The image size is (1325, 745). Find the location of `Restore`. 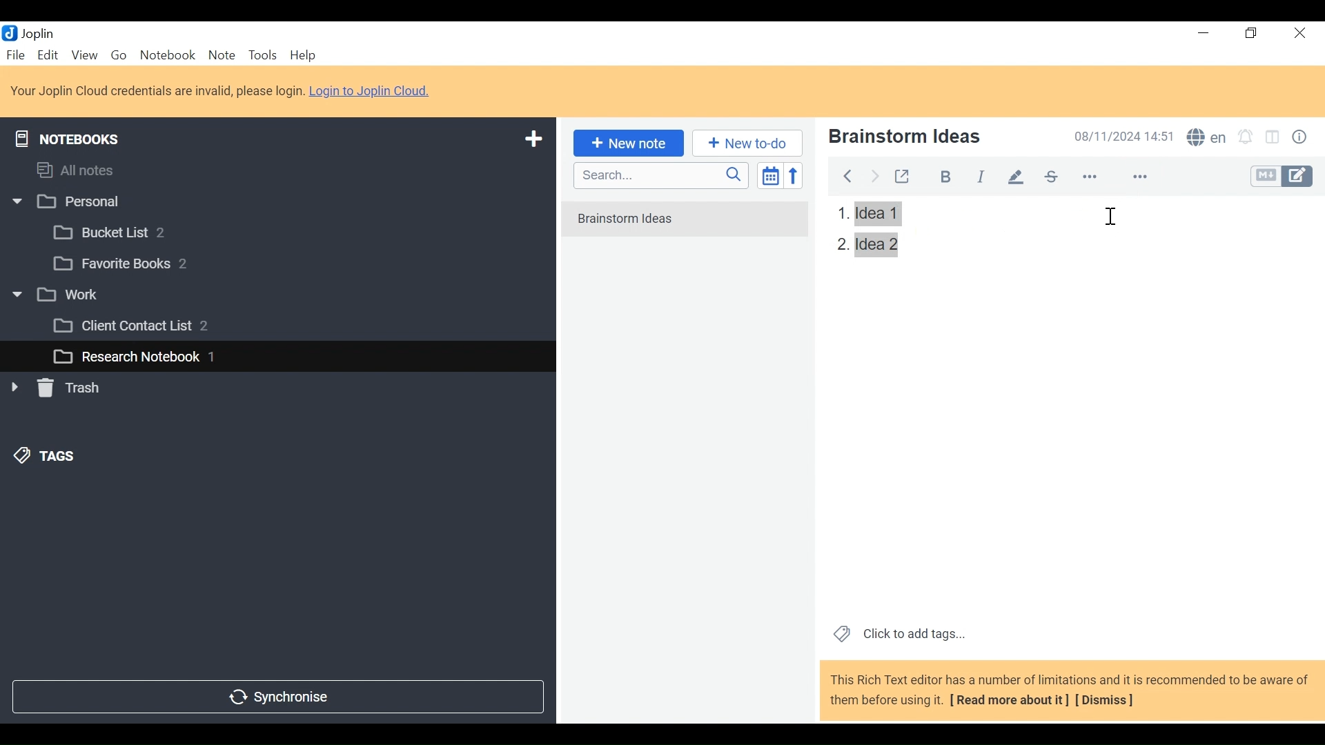

Restore is located at coordinates (1253, 34).